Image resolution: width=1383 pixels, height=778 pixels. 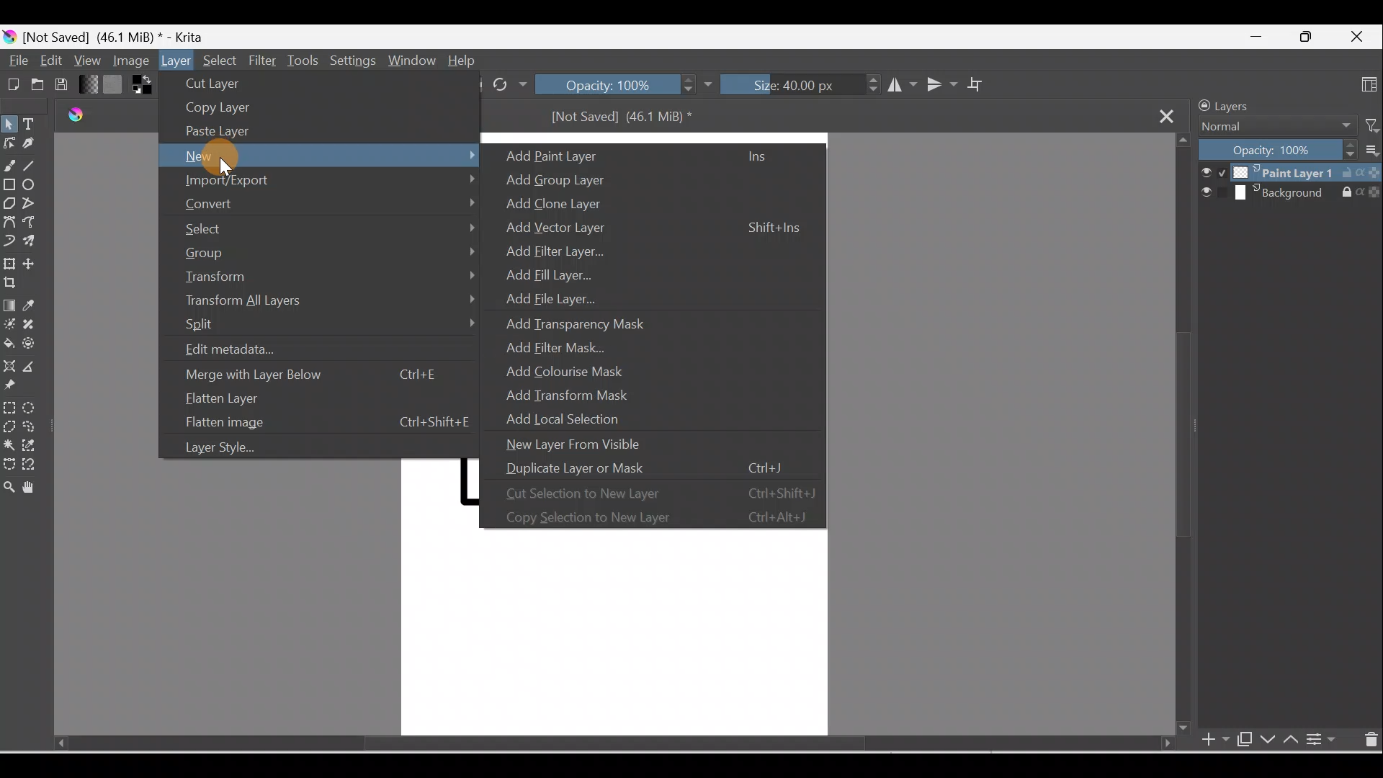 What do you see at coordinates (35, 367) in the screenshot?
I see `Measure distance between two points` at bounding box center [35, 367].